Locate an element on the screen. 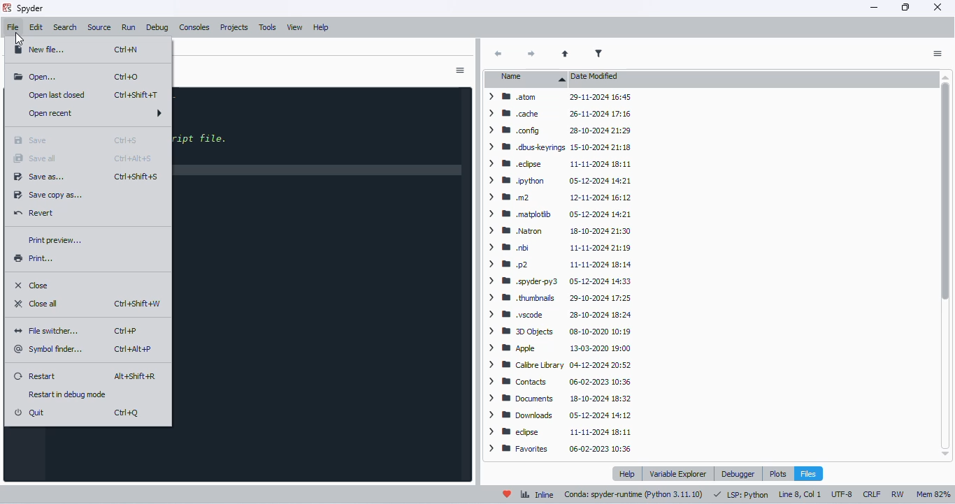 This screenshot has height=504, width=955. shortcut for quit is located at coordinates (127, 414).